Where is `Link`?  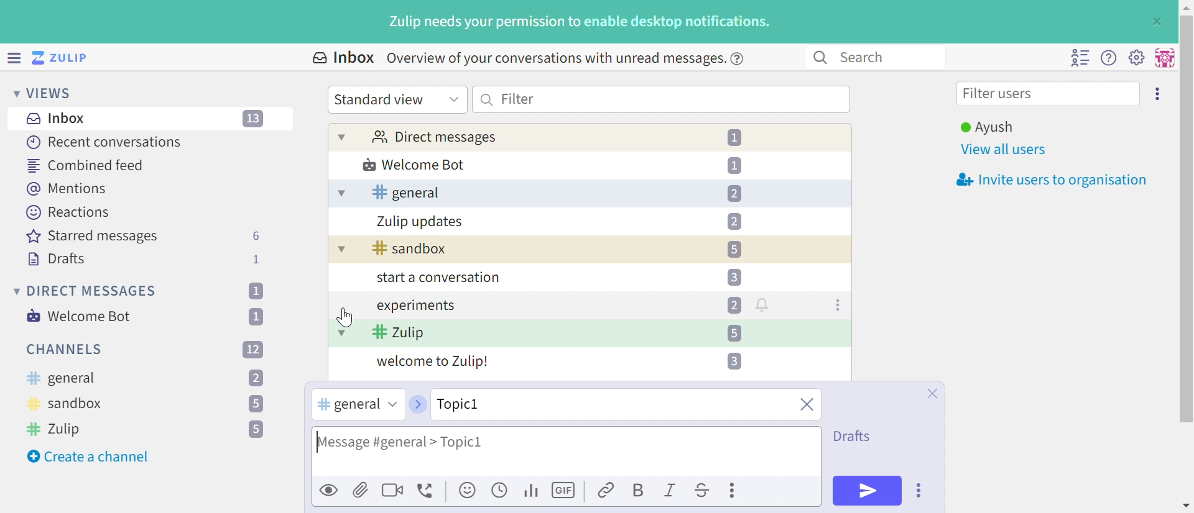 Link is located at coordinates (607, 491).